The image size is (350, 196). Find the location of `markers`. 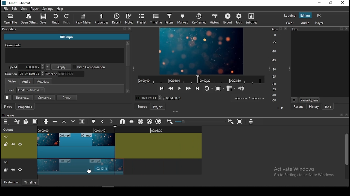

markers is located at coordinates (184, 19).